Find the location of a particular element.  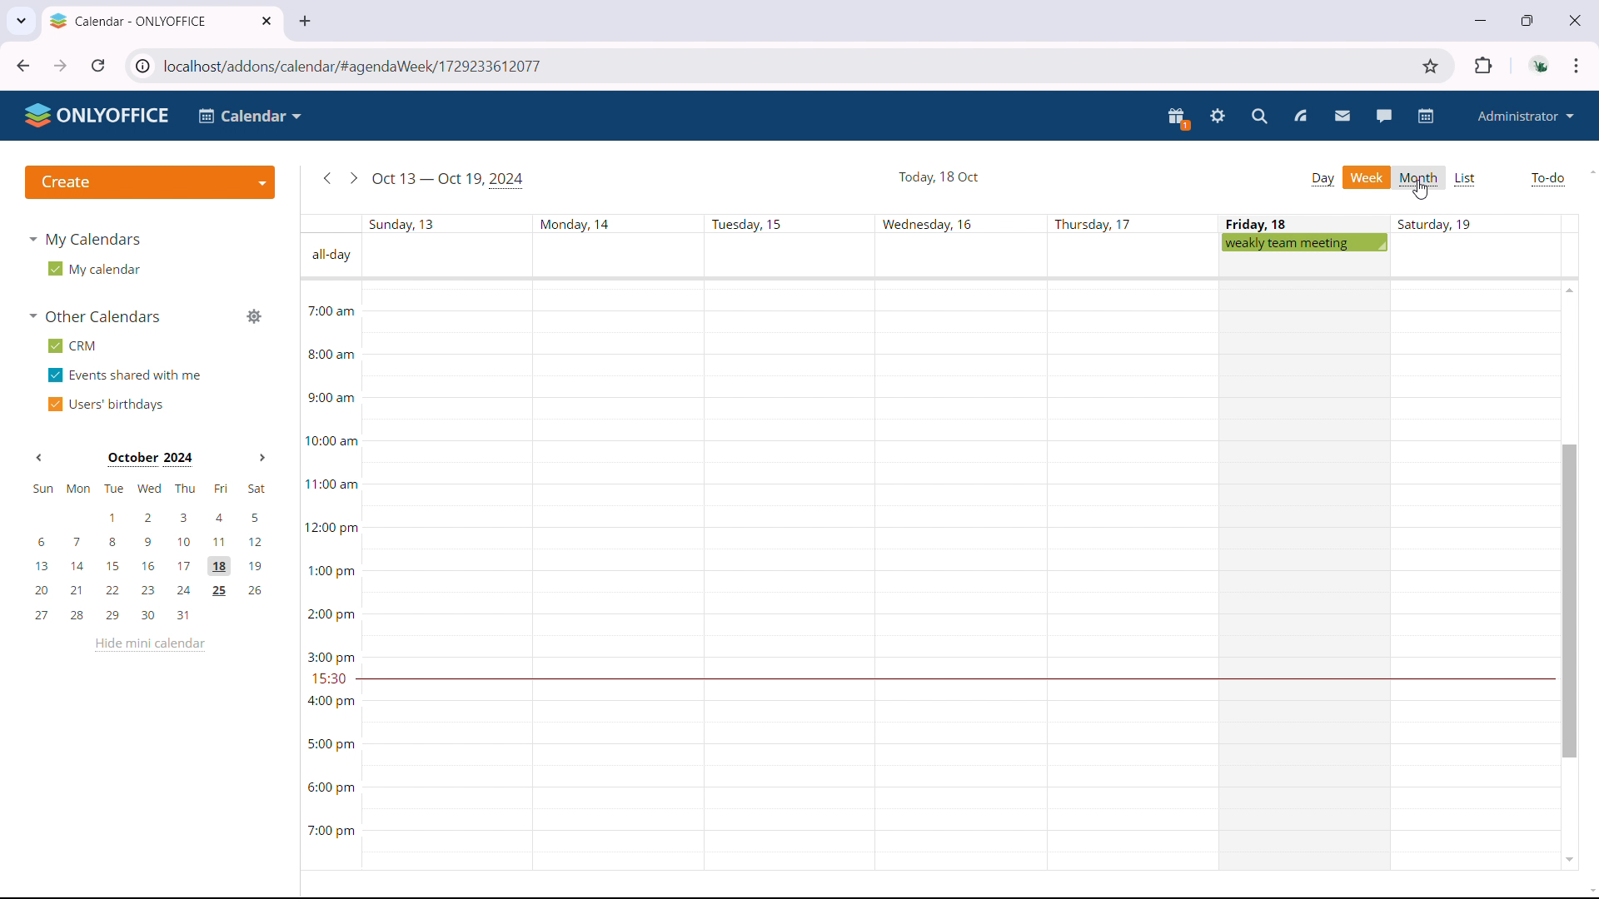

new tab is located at coordinates (303, 22).